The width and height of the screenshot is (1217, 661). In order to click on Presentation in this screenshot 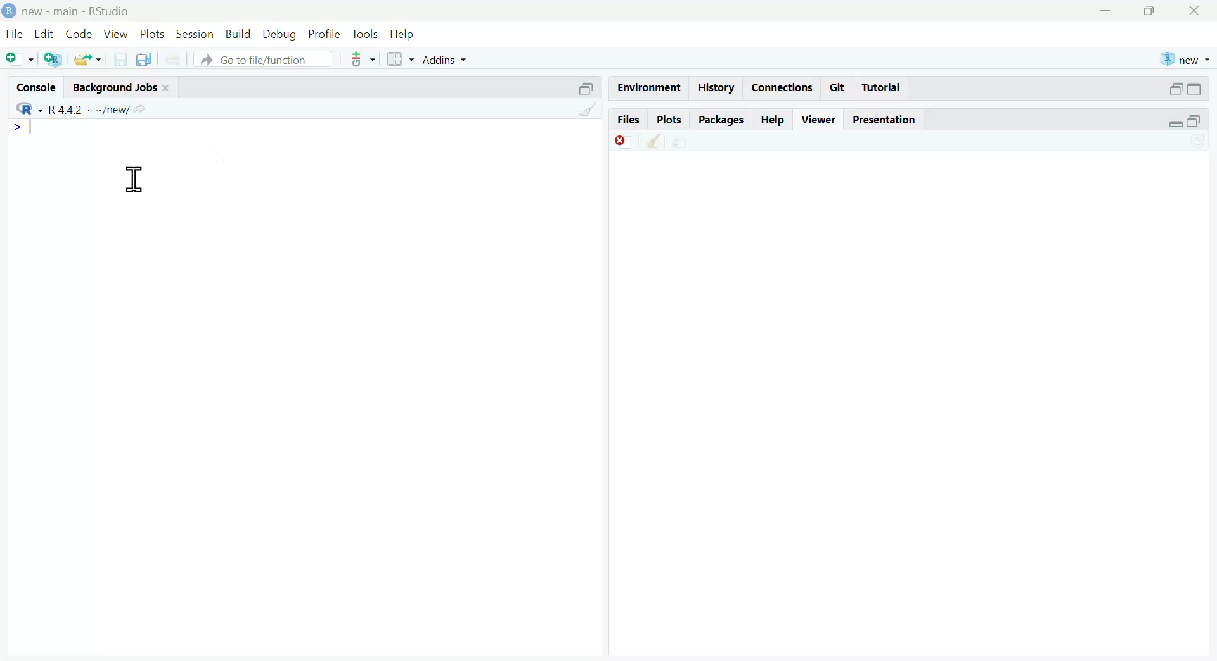, I will do `click(884, 120)`.